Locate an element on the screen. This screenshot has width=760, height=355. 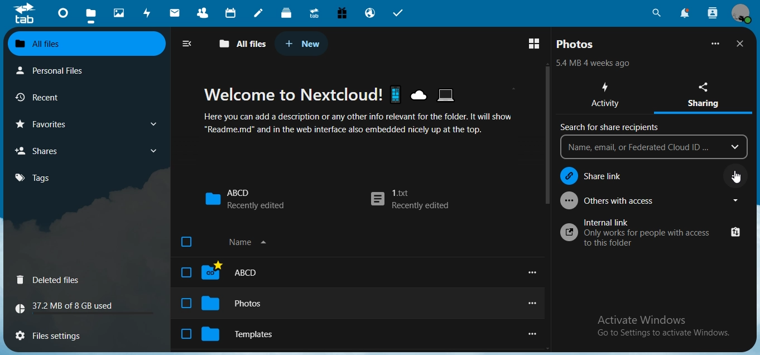
Photos is located at coordinates (241, 303).